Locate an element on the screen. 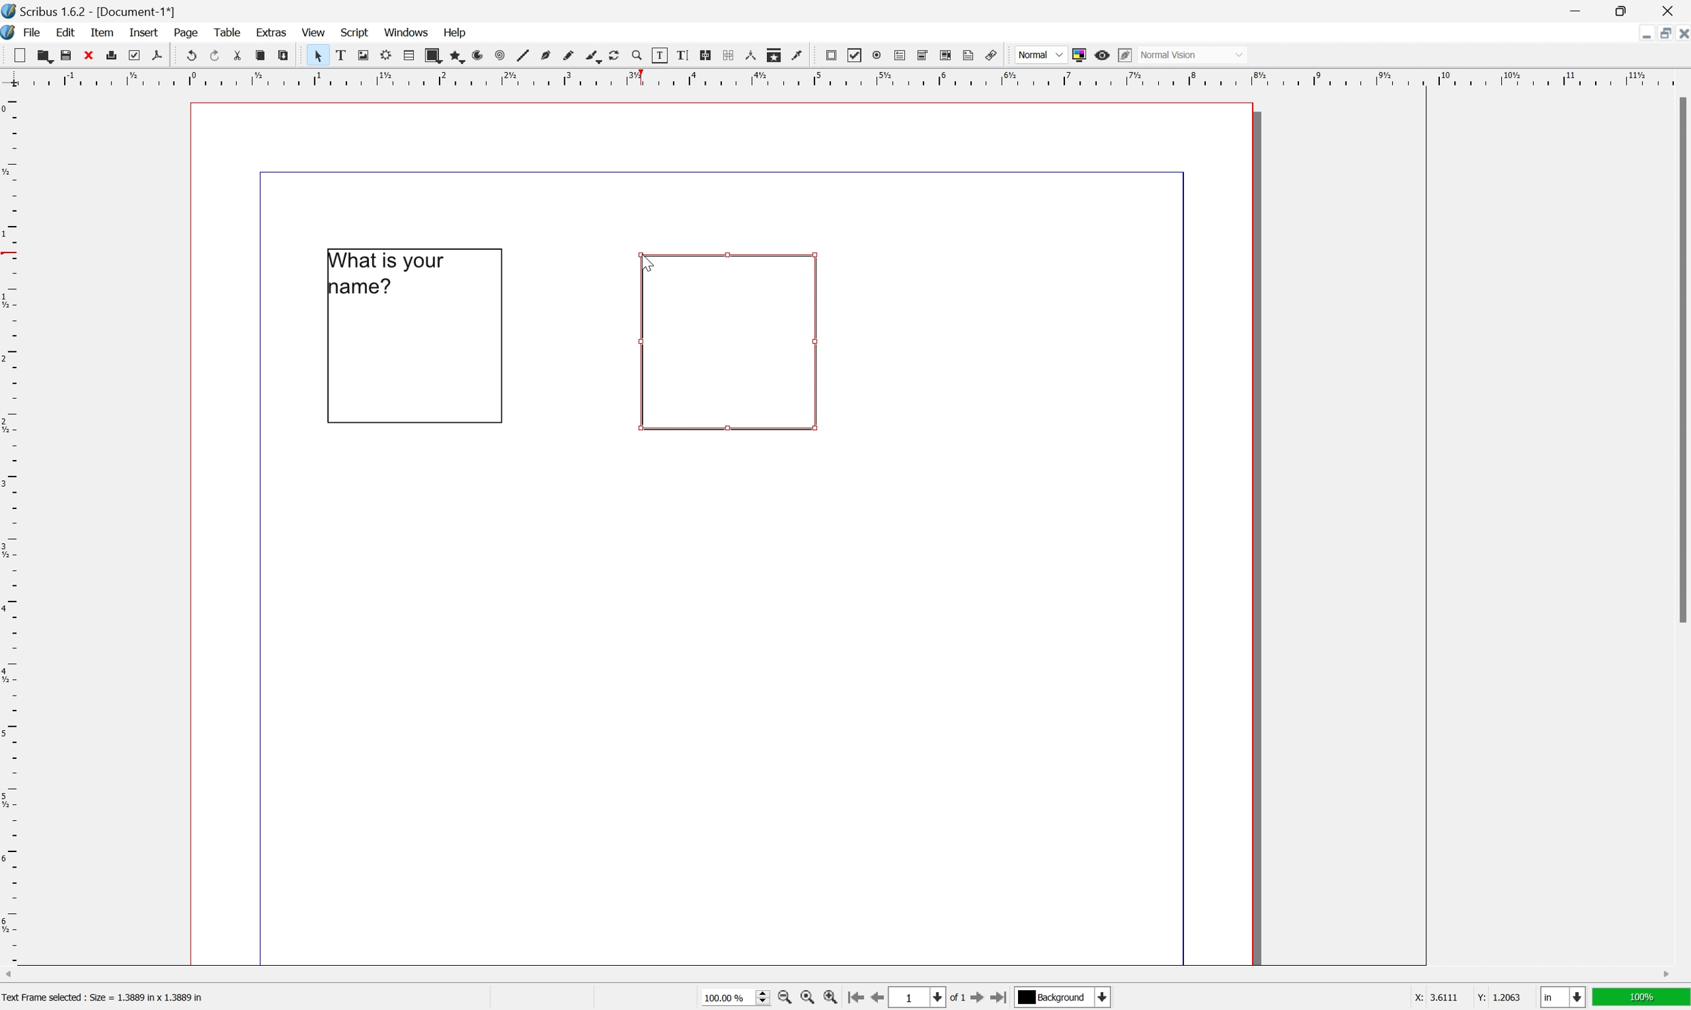 The width and height of the screenshot is (1691, 1010). select current layer is located at coordinates (1064, 998).